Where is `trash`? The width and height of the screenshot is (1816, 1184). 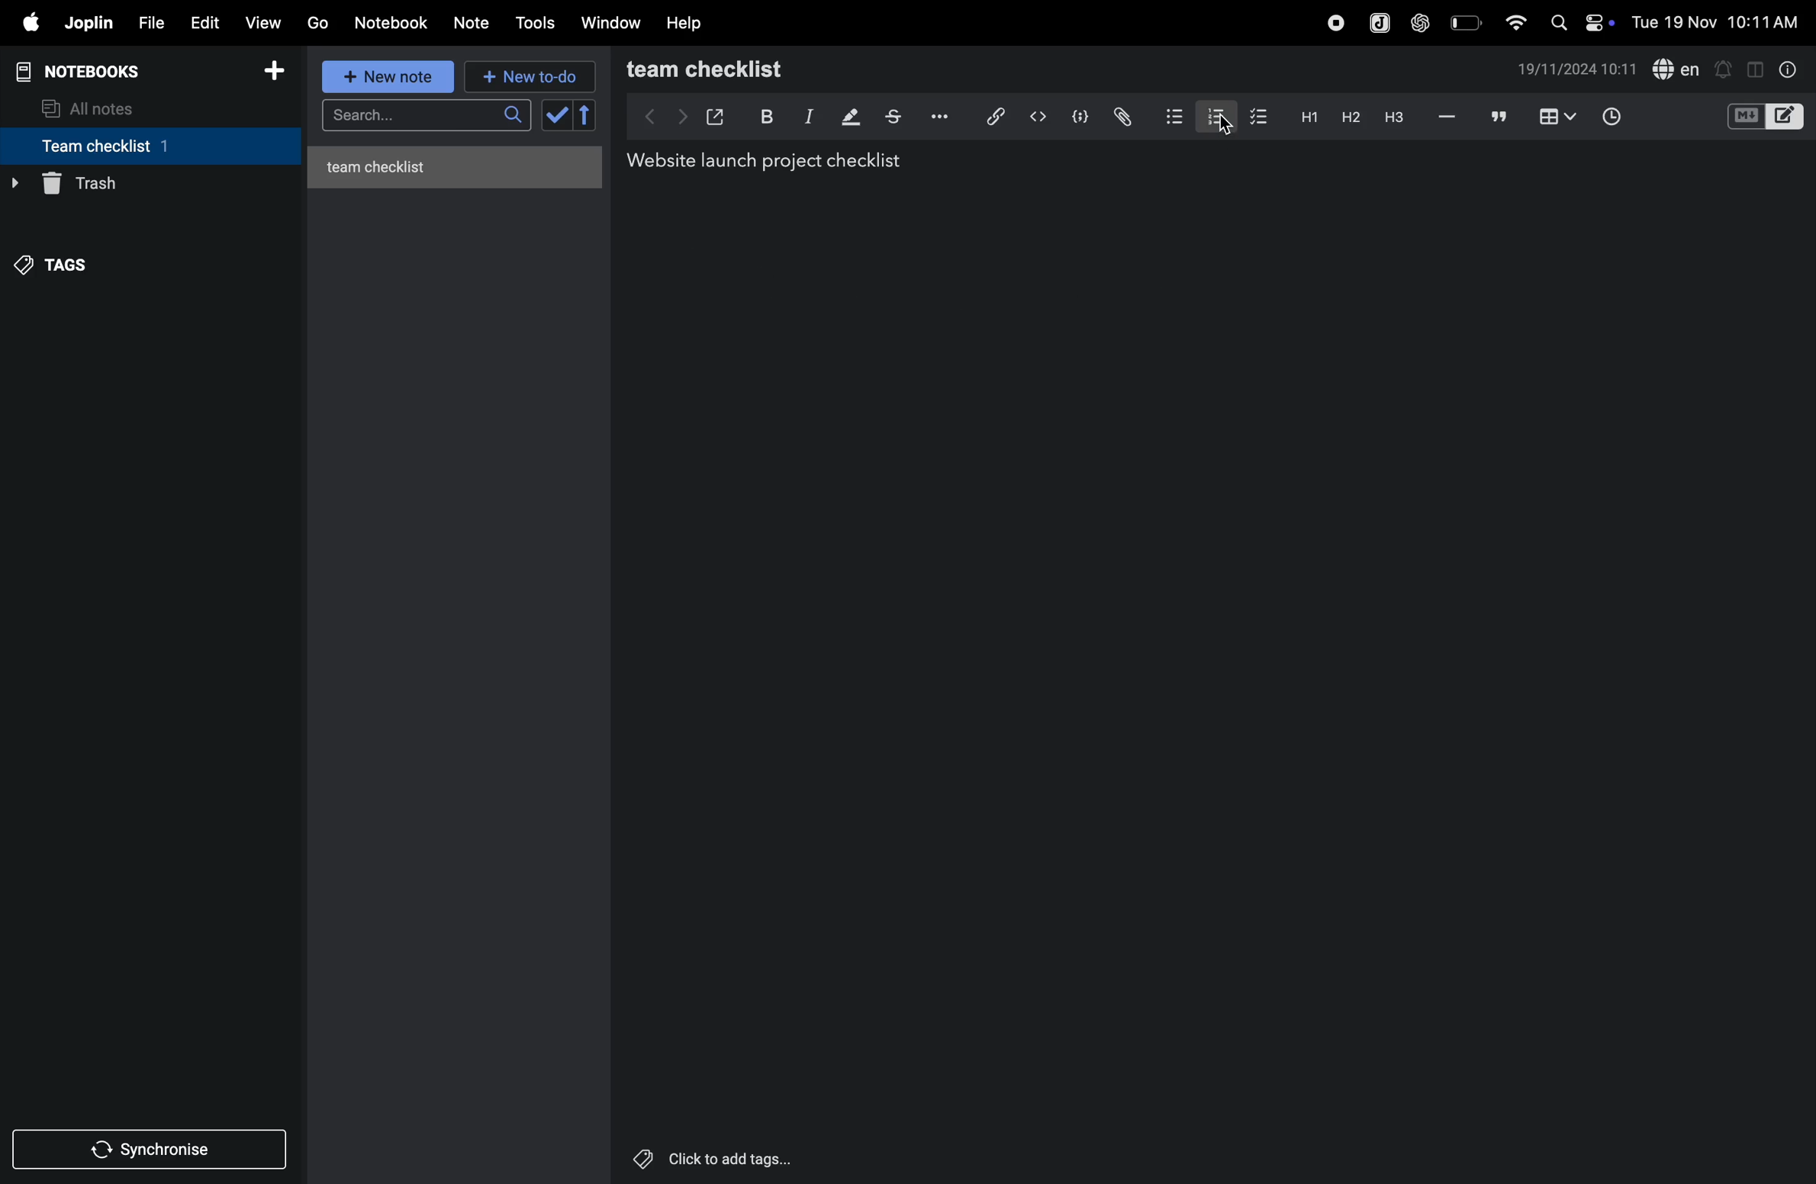
trash is located at coordinates (144, 184).